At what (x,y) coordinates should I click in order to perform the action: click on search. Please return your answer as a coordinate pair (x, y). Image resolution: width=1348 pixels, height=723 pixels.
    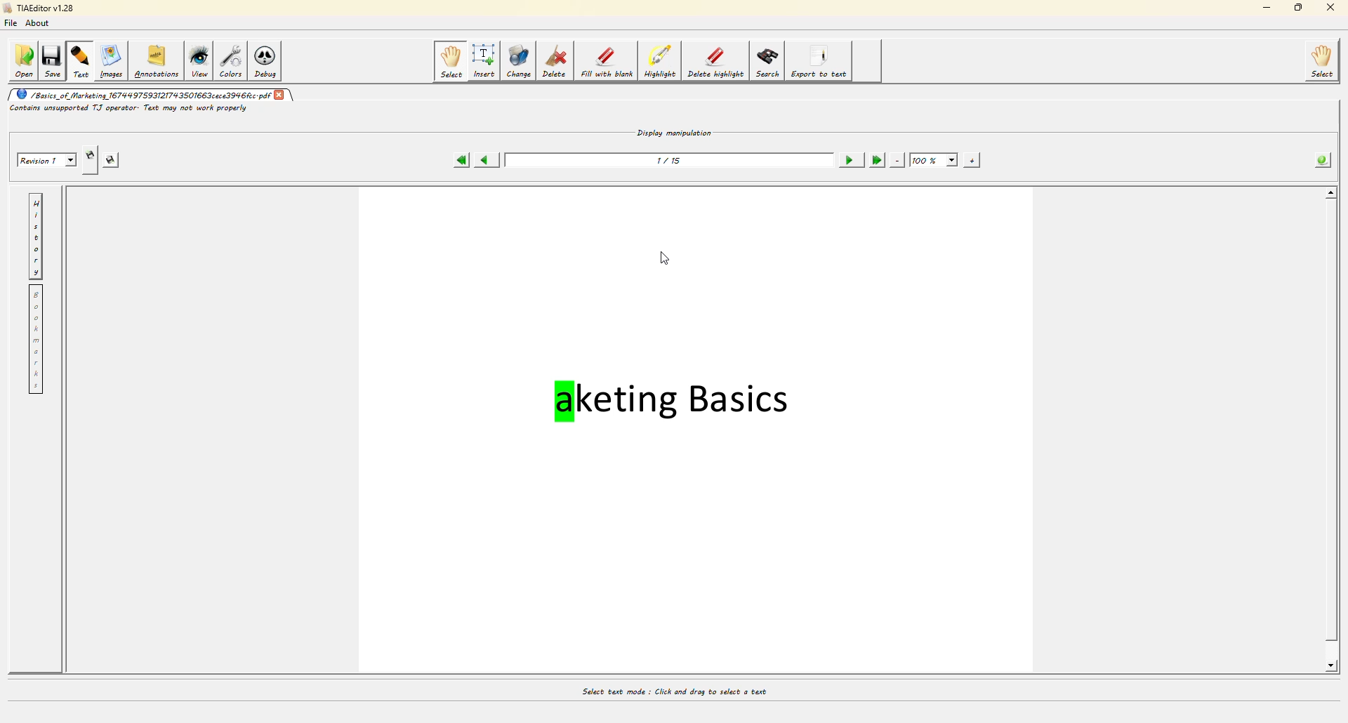
    Looking at the image, I should click on (768, 62).